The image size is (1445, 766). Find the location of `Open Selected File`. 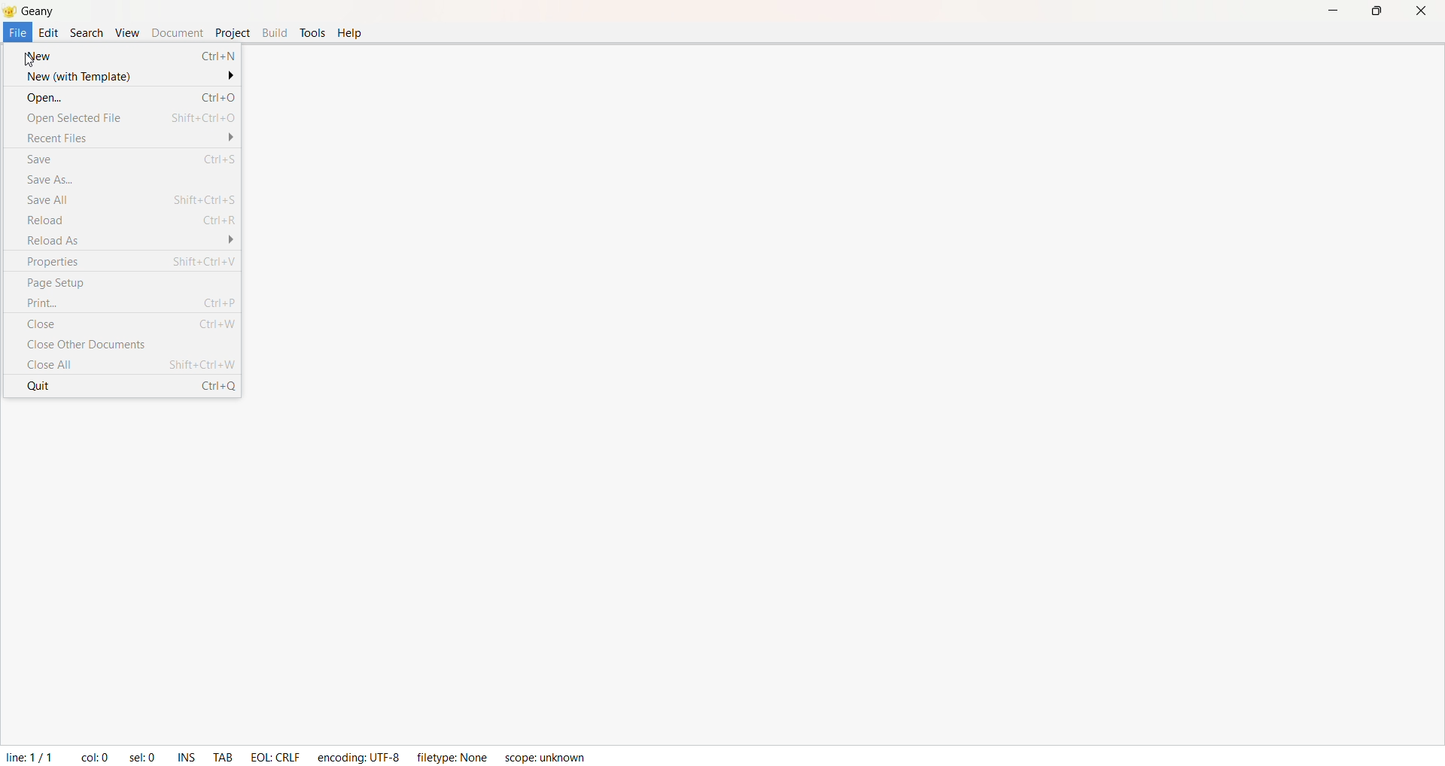

Open Selected File is located at coordinates (129, 120).